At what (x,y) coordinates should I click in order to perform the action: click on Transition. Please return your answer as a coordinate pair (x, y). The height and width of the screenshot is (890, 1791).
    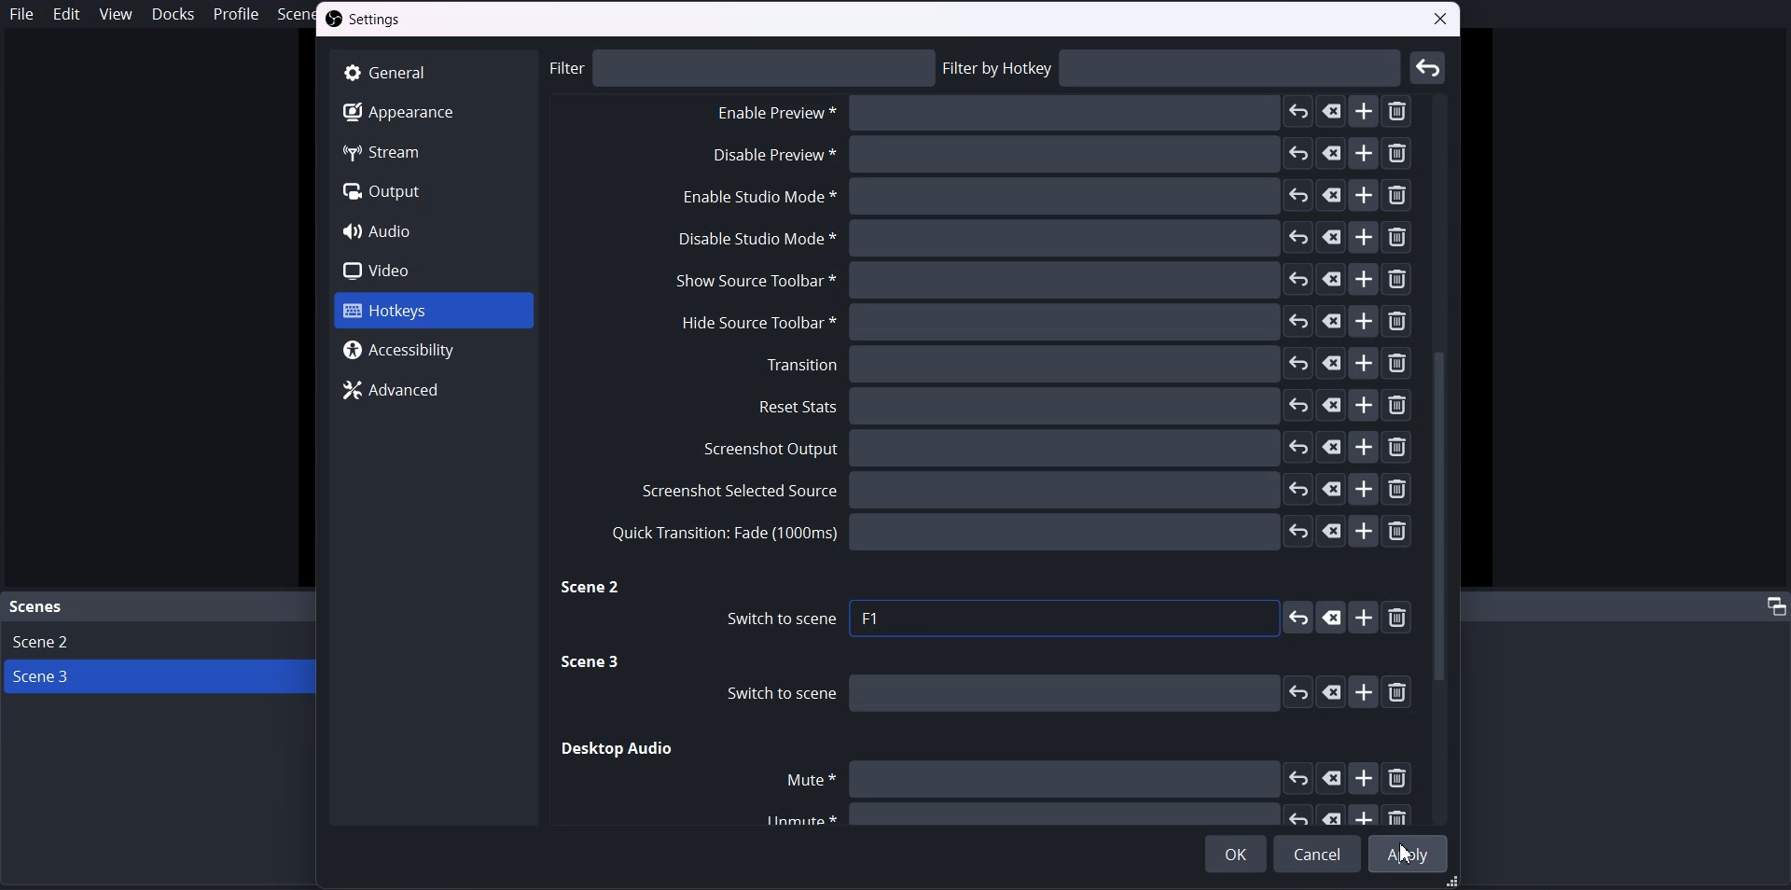
    Looking at the image, I should click on (1087, 364).